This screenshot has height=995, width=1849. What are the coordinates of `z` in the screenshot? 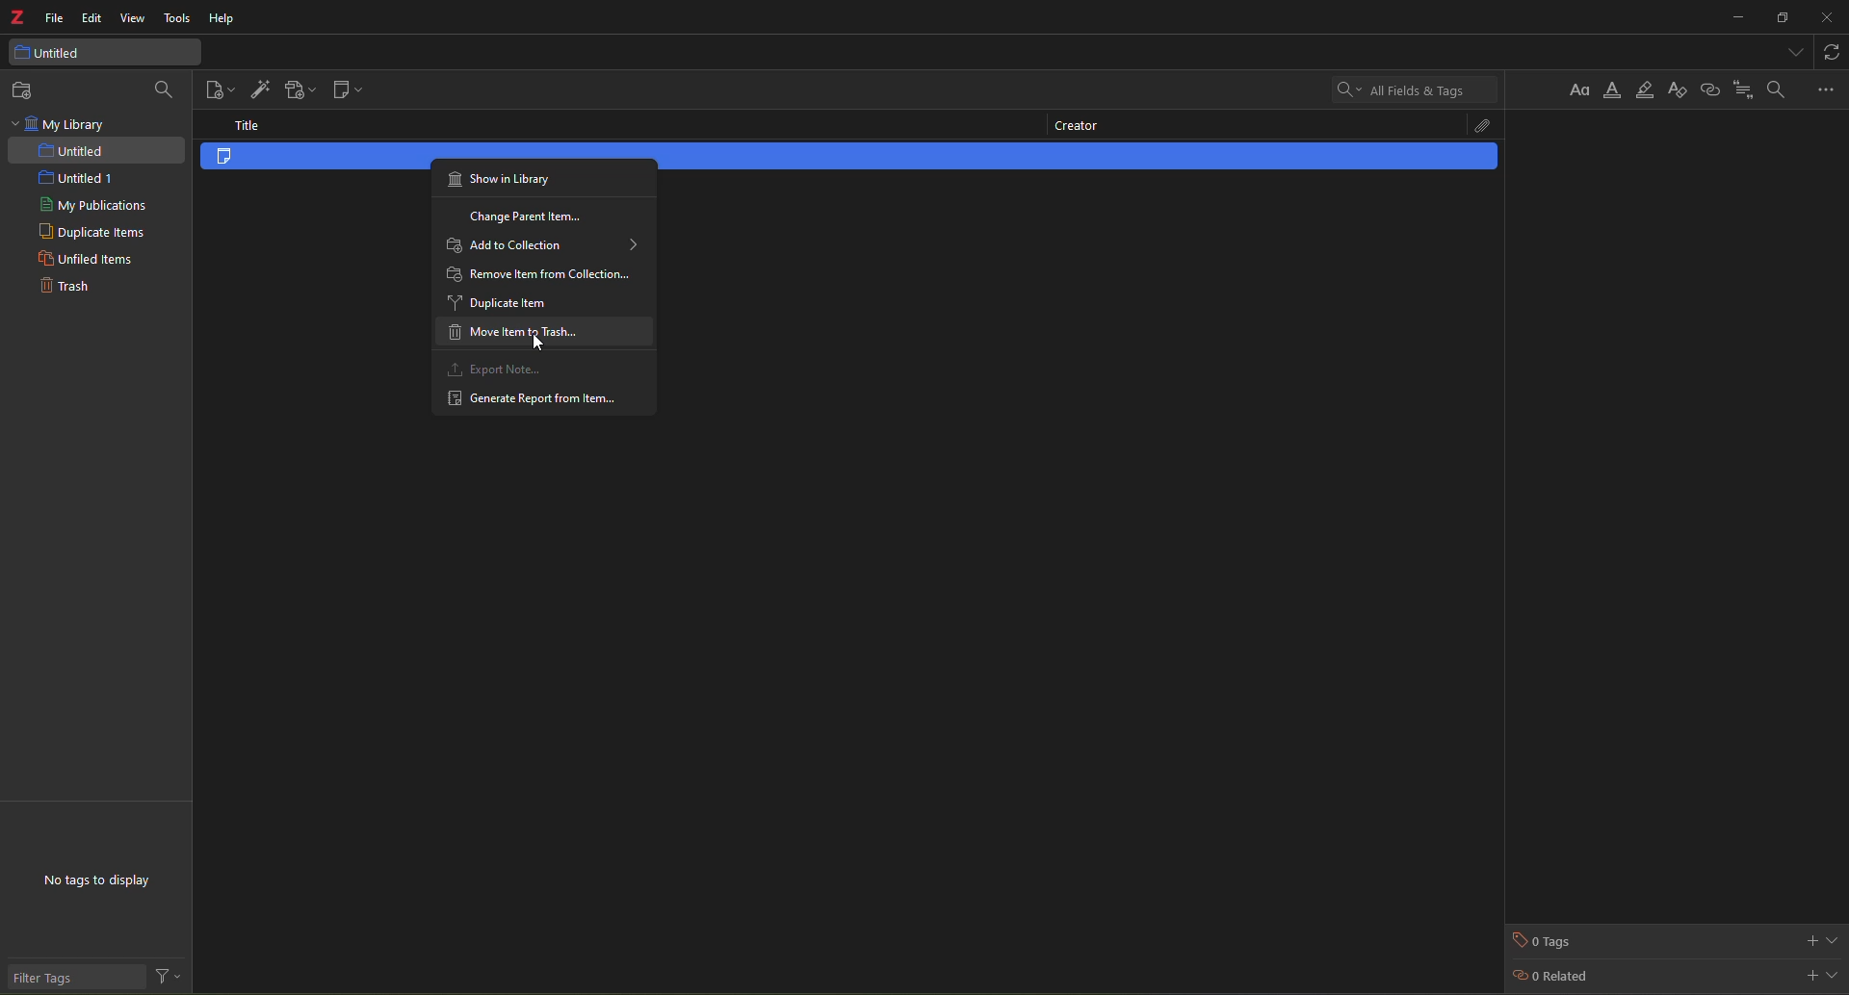 It's located at (19, 19).